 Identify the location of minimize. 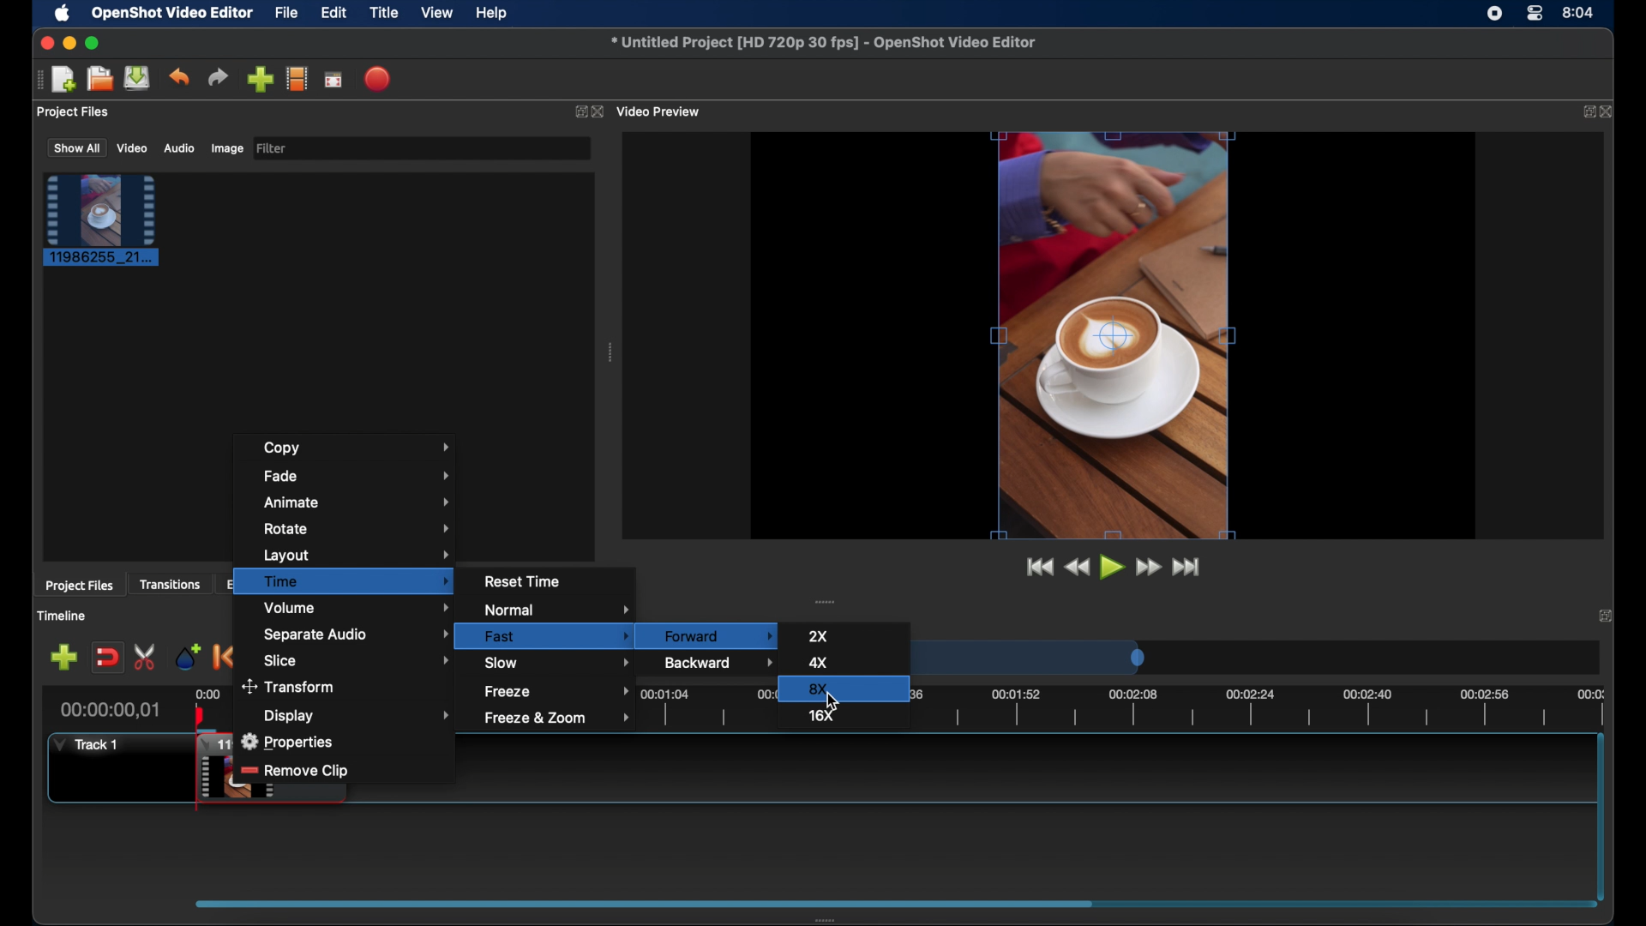
(69, 43).